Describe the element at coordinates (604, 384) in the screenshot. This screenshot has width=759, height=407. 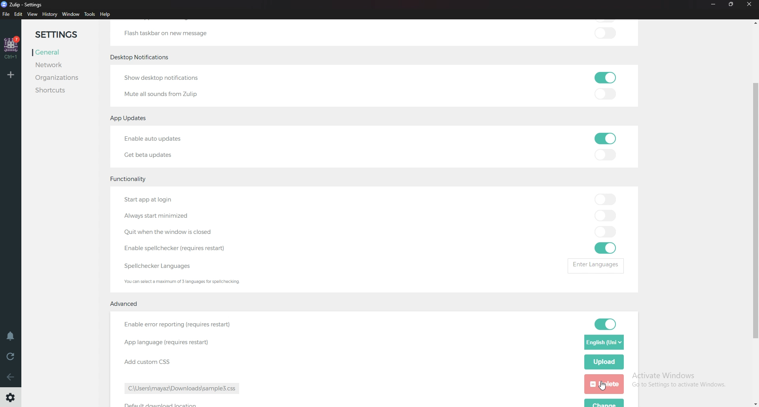
I see `delete` at that location.